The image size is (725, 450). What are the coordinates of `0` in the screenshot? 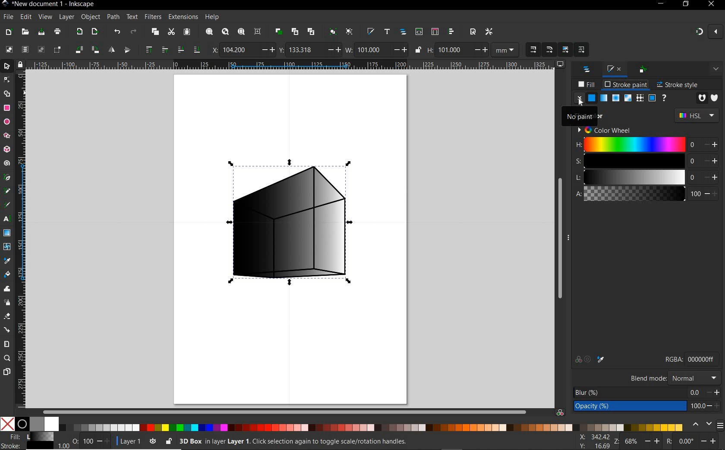 It's located at (694, 144).